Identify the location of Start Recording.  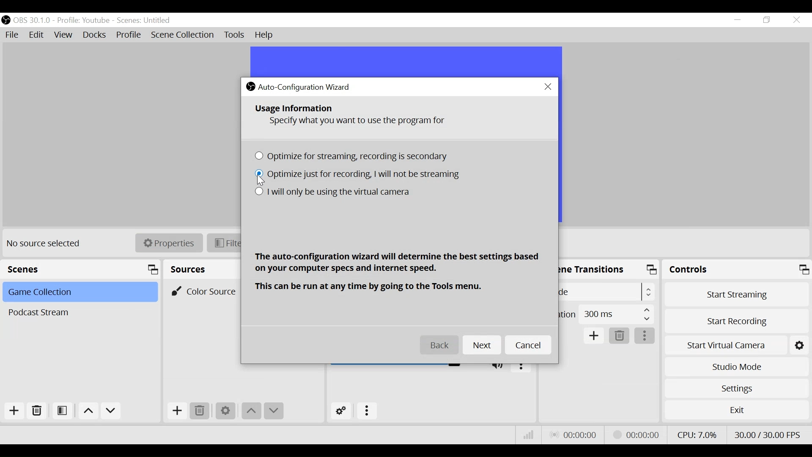
(735, 320).